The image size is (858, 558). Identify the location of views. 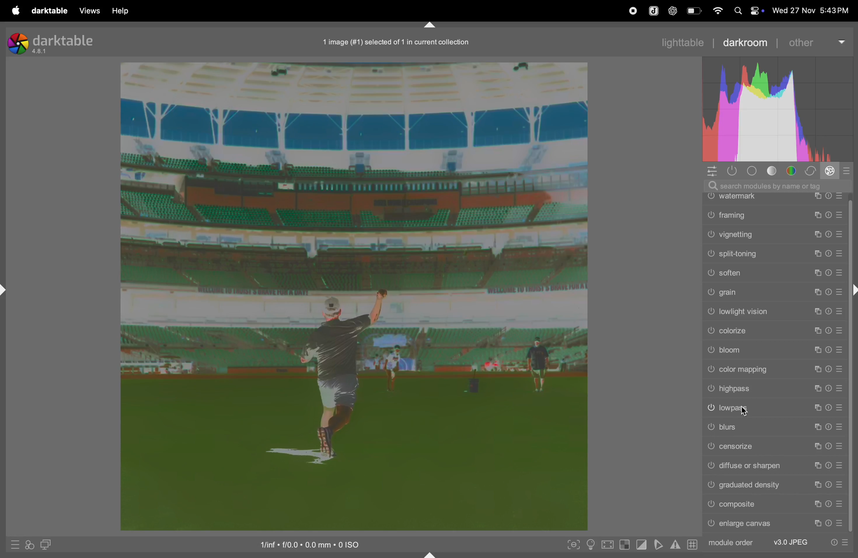
(87, 11).